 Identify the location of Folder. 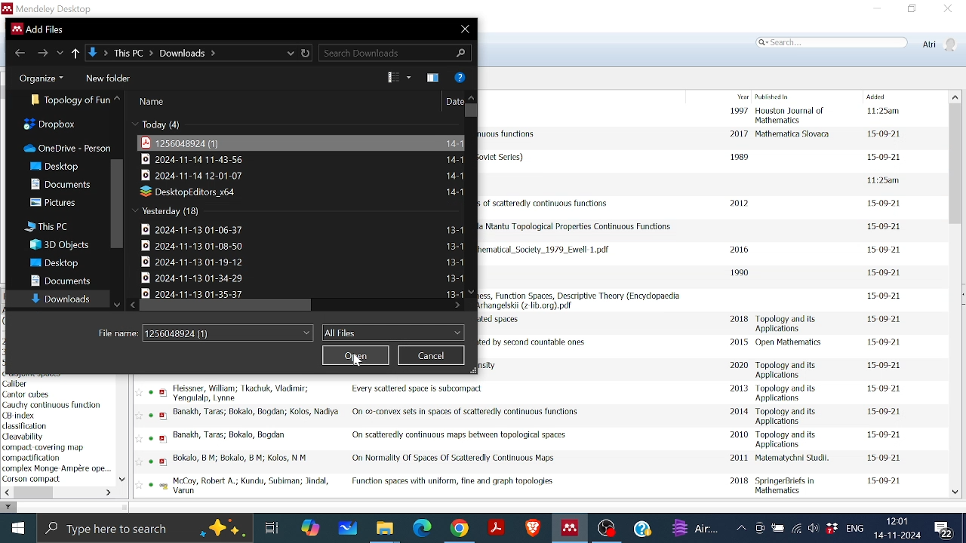
(69, 99).